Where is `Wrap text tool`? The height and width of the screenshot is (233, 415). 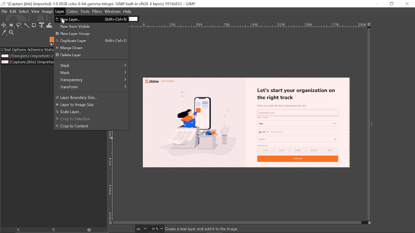 Wrap text tool is located at coordinates (49, 25).